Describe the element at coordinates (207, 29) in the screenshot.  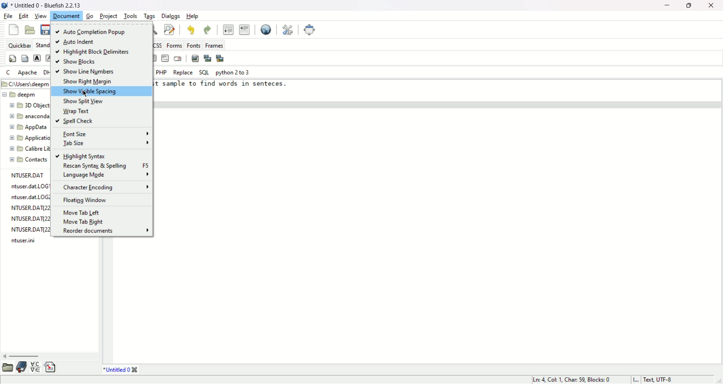
I see `redo` at that location.